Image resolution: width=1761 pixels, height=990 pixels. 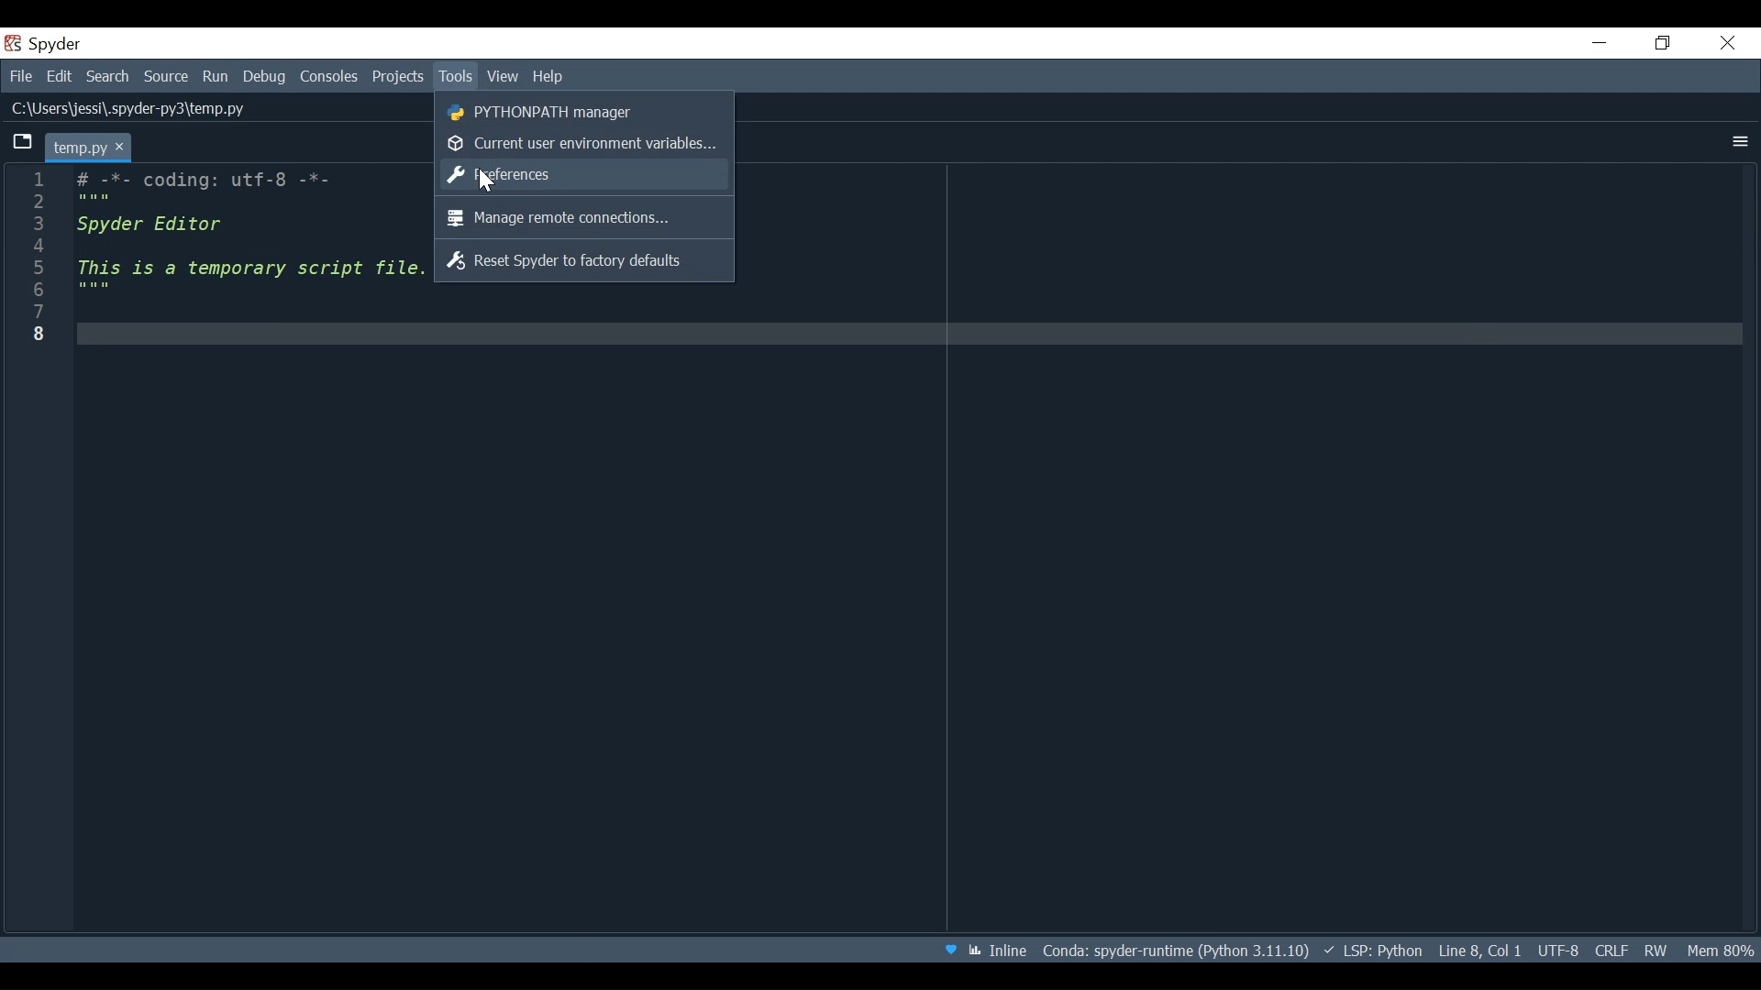 I want to click on Browse Tab, so click(x=23, y=142).